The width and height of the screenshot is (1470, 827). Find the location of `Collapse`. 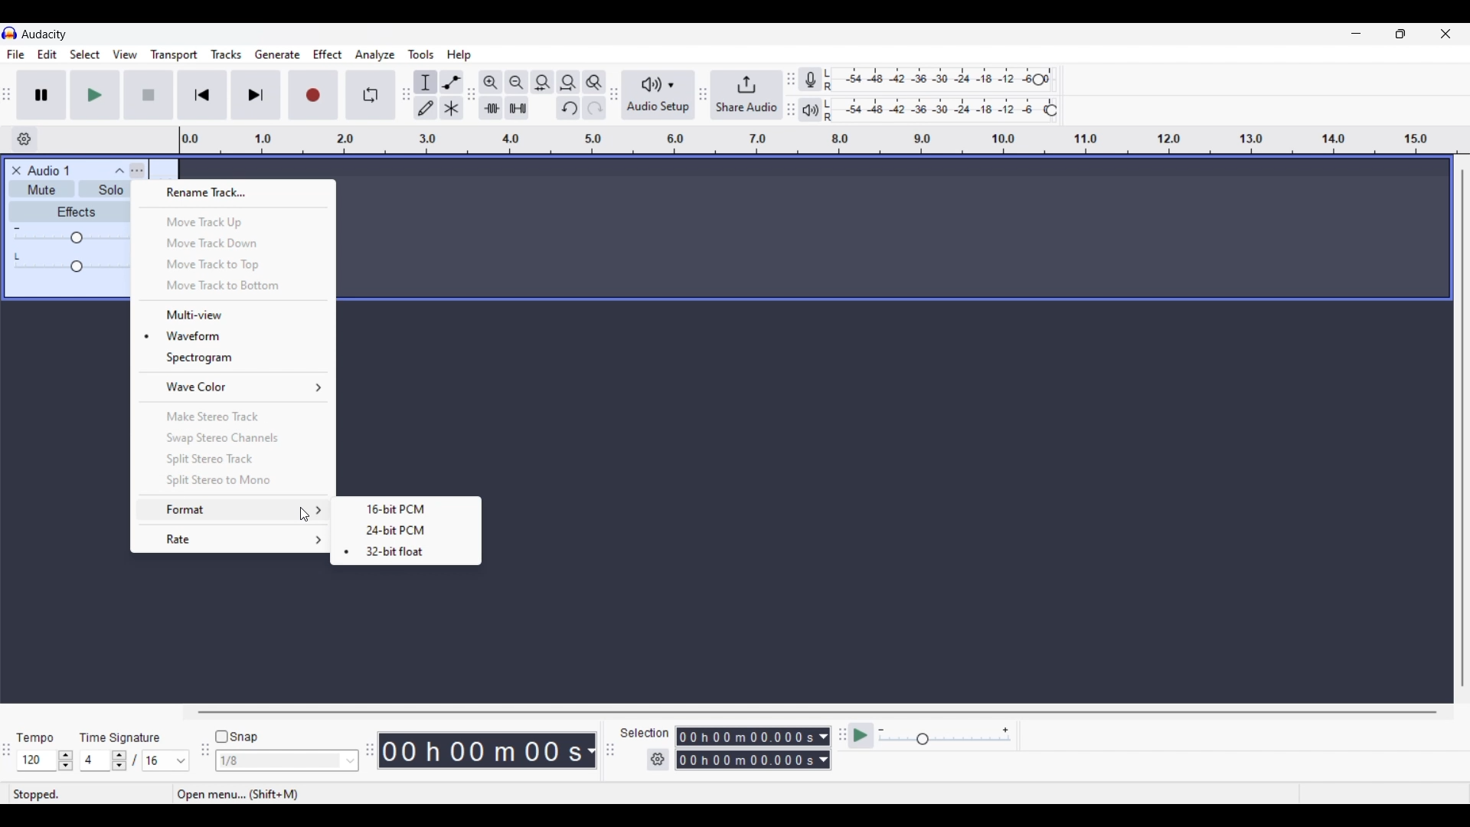

Collapse is located at coordinates (119, 170).